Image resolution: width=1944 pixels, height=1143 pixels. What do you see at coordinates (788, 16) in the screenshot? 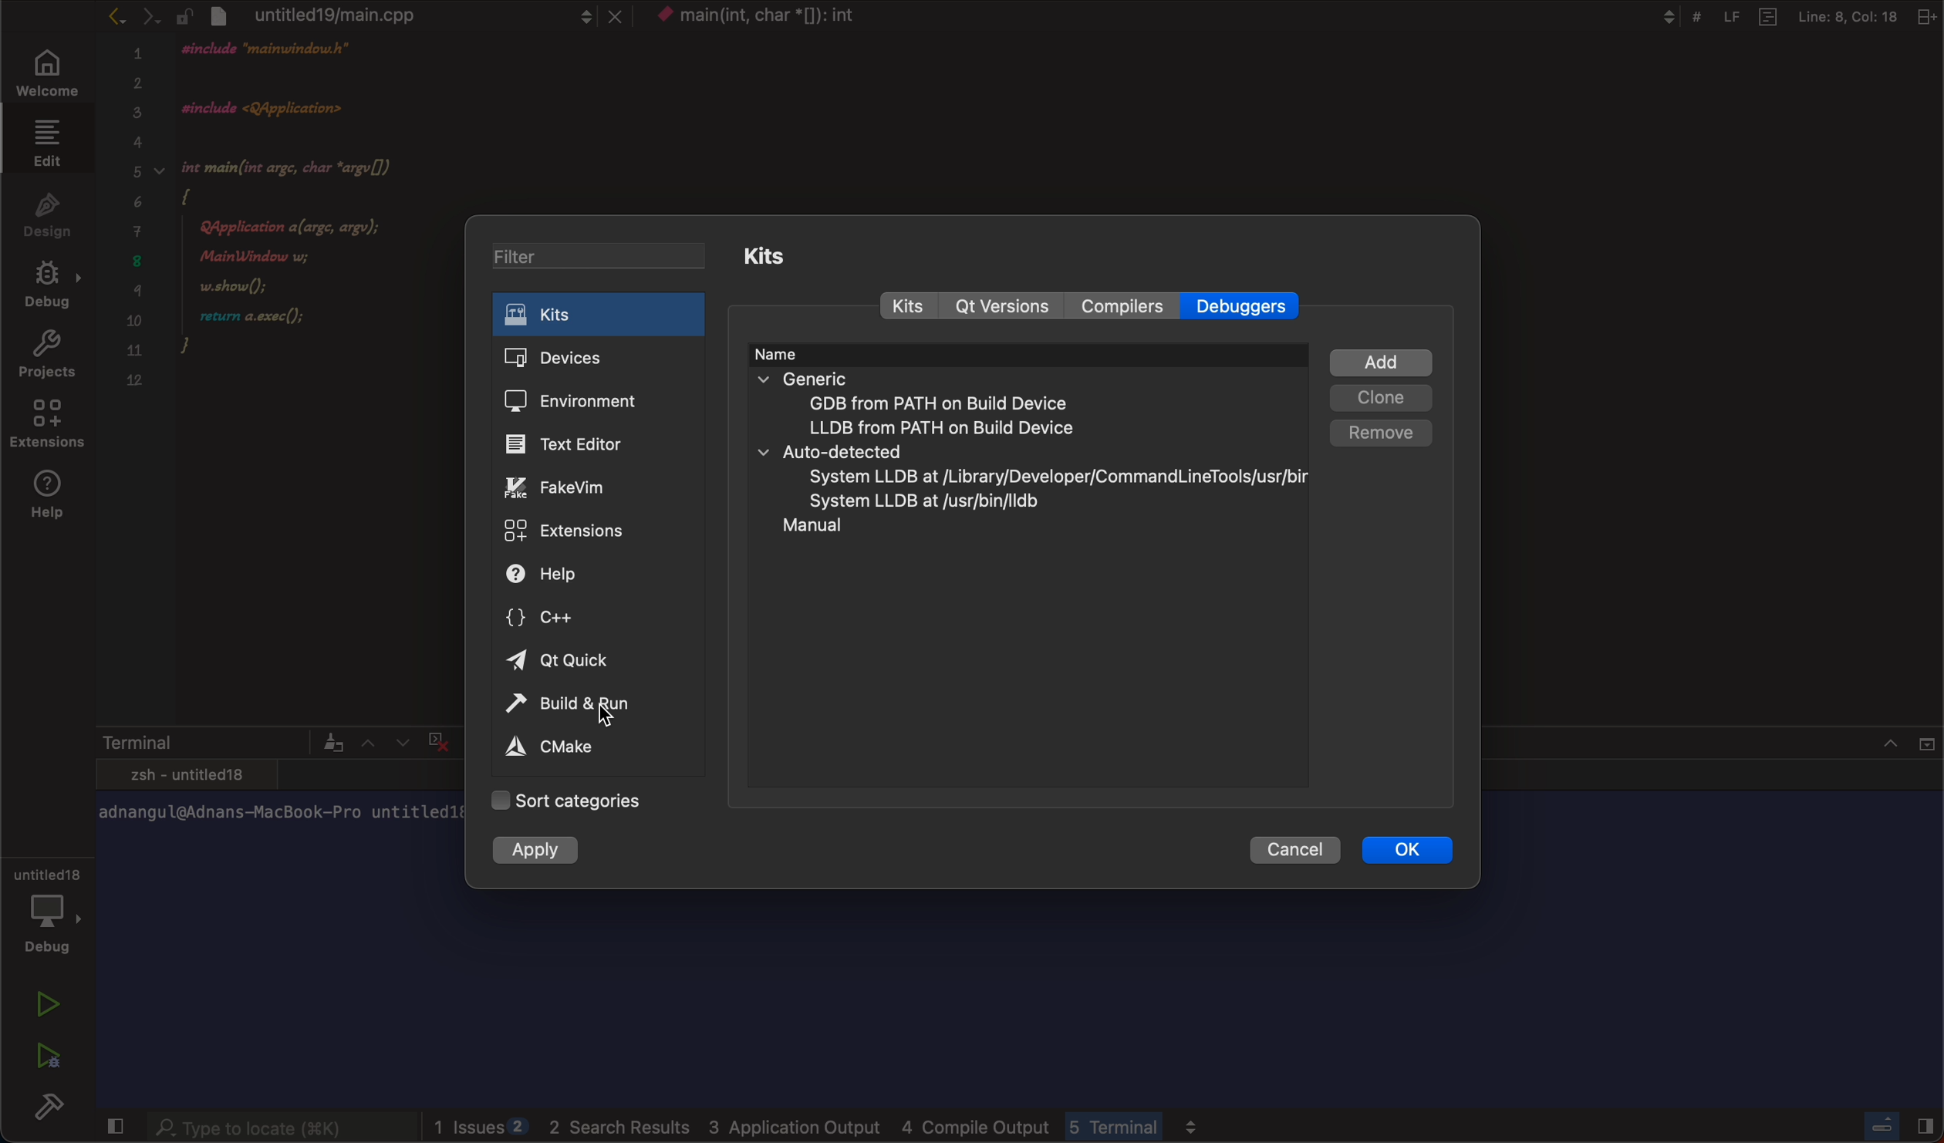
I see `context` at bounding box center [788, 16].